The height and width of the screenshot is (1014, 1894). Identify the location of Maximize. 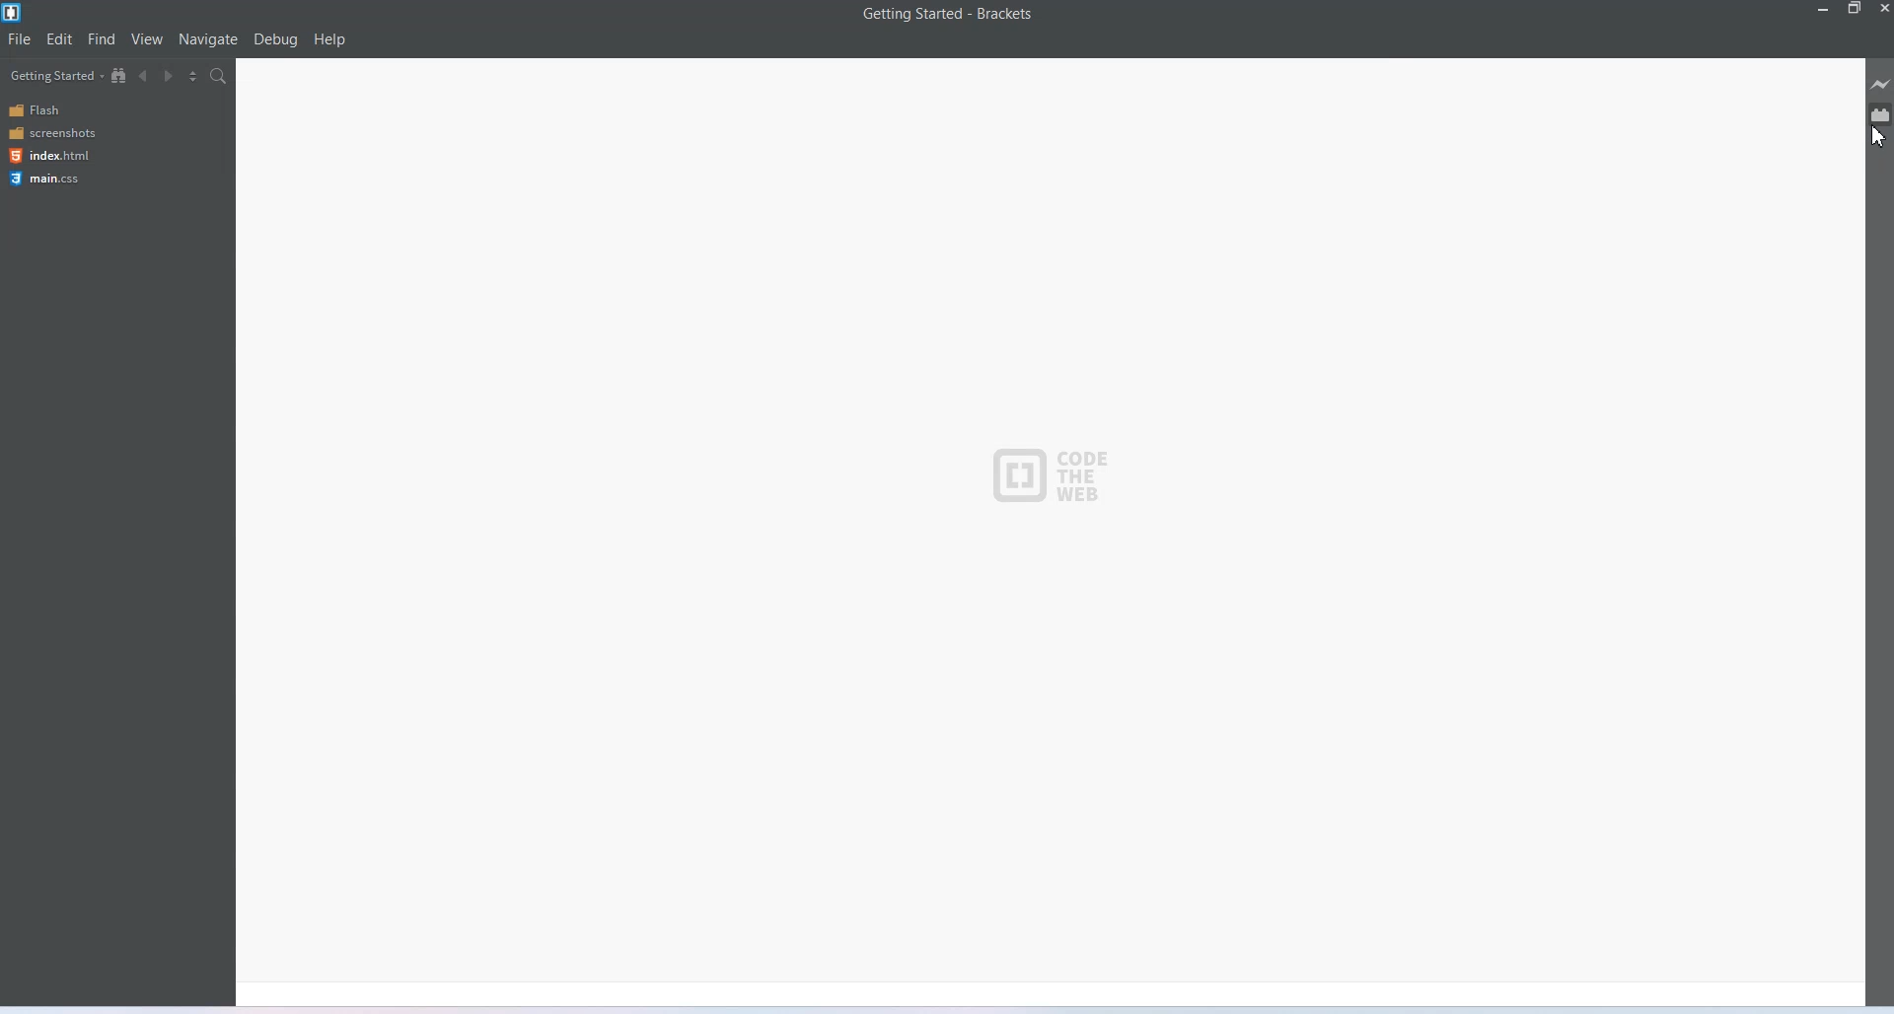
(1856, 9).